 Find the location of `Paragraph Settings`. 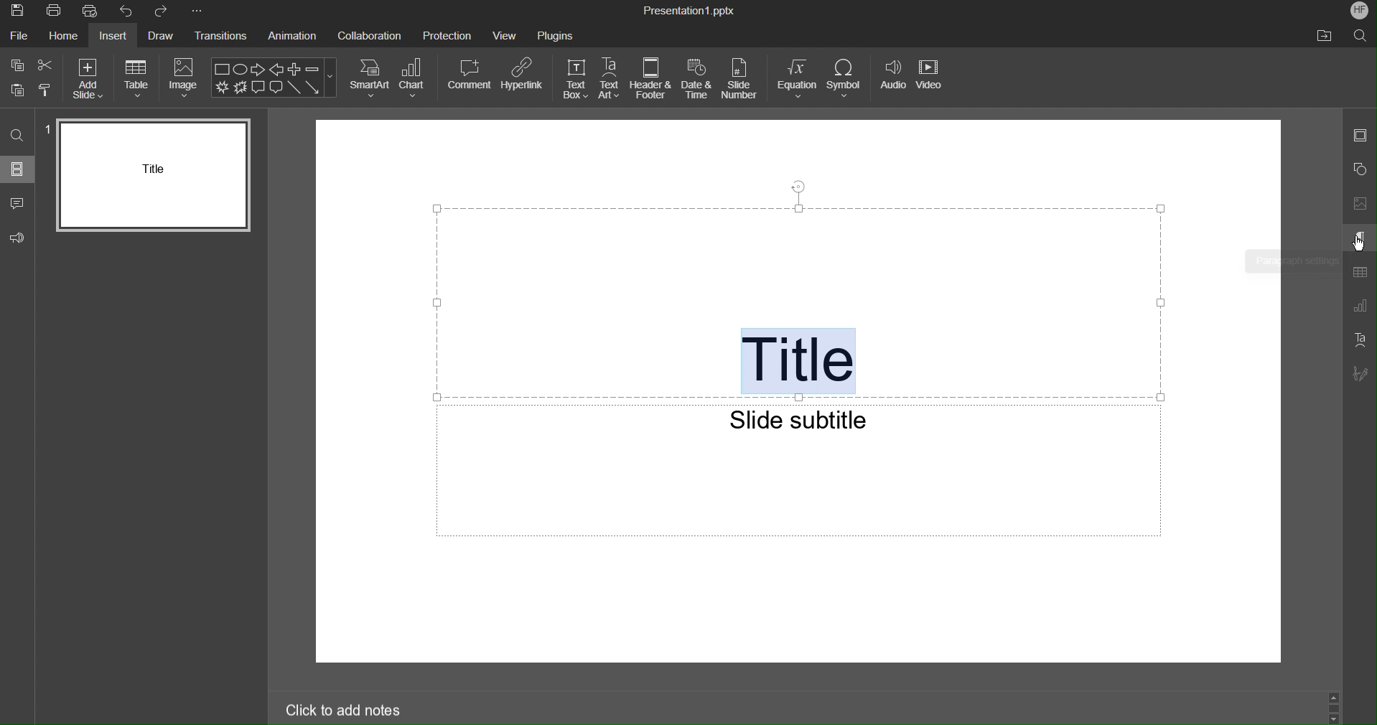

Paragraph Settings is located at coordinates (1359, 239).